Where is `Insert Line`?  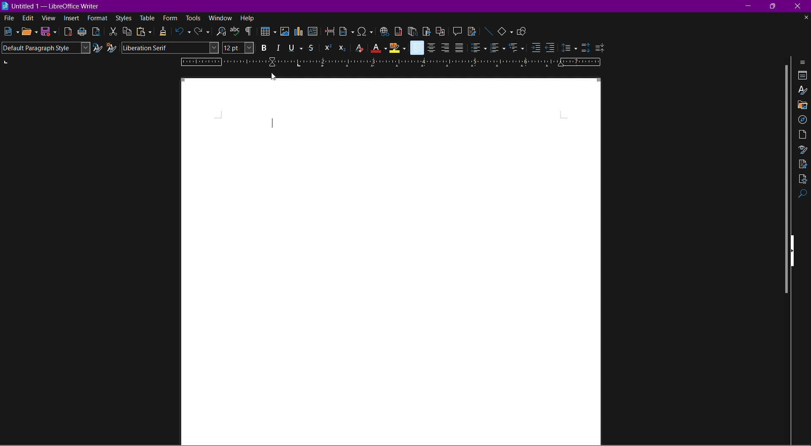 Insert Line is located at coordinates (488, 30).